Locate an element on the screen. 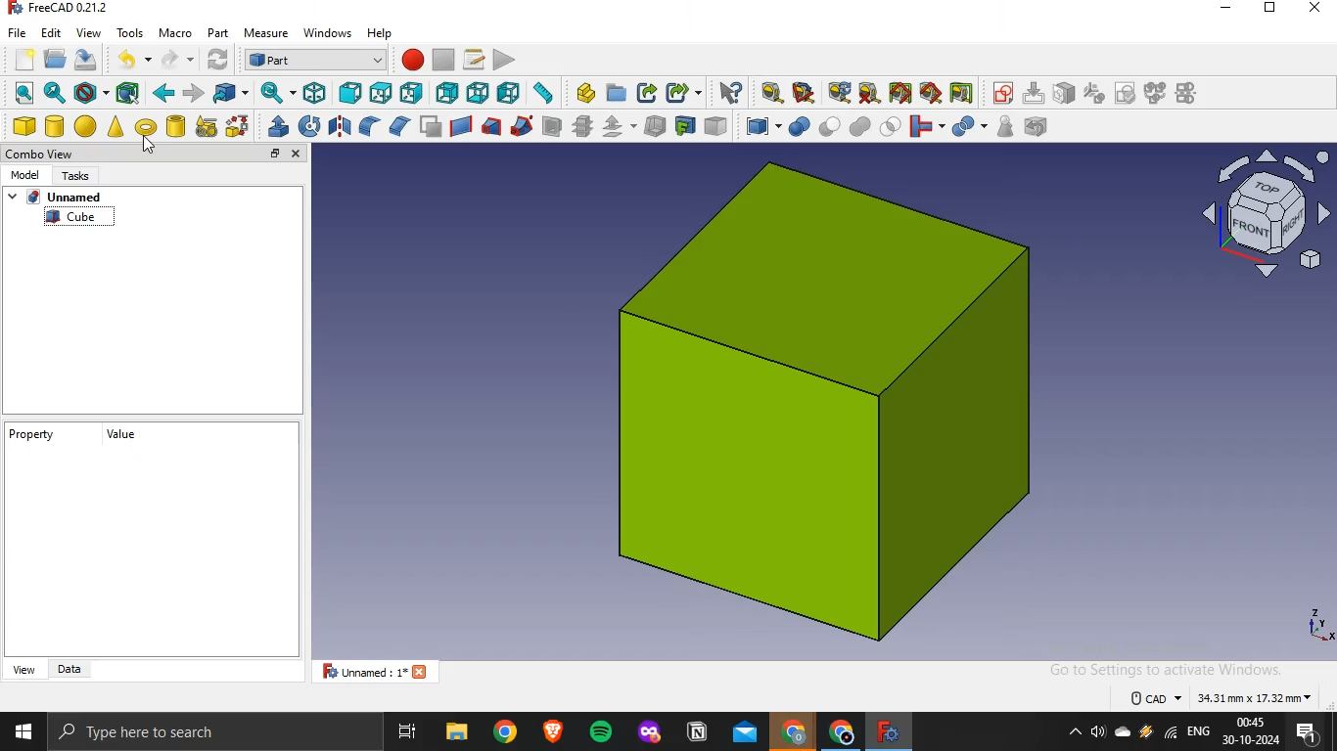 Image resolution: width=1337 pixels, height=751 pixels. create part is located at coordinates (583, 92).